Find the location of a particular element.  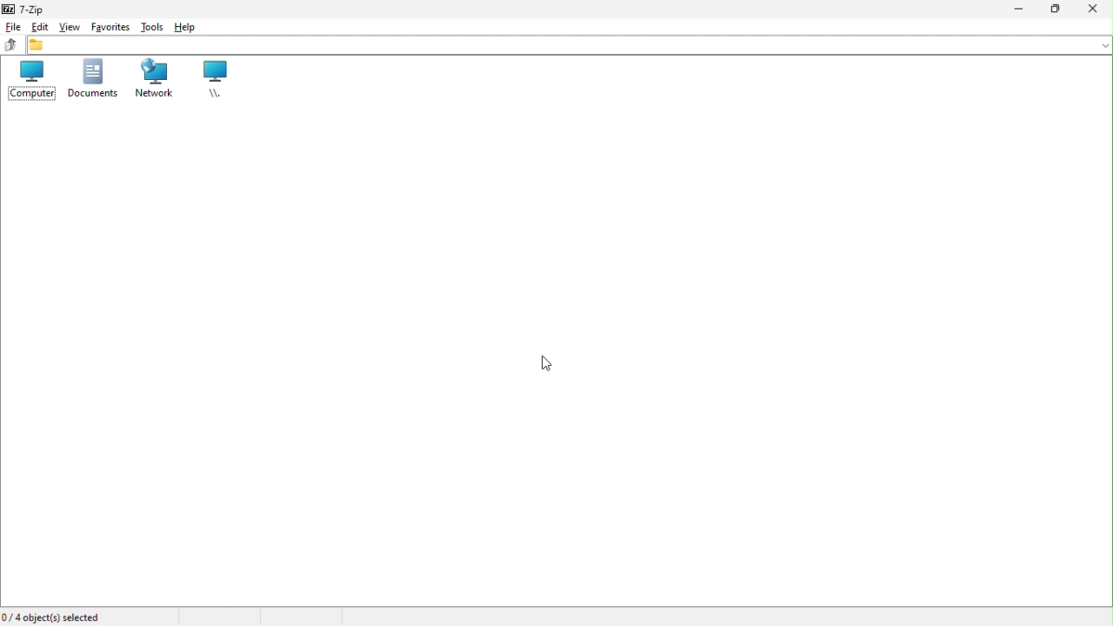

View is located at coordinates (69, 24).